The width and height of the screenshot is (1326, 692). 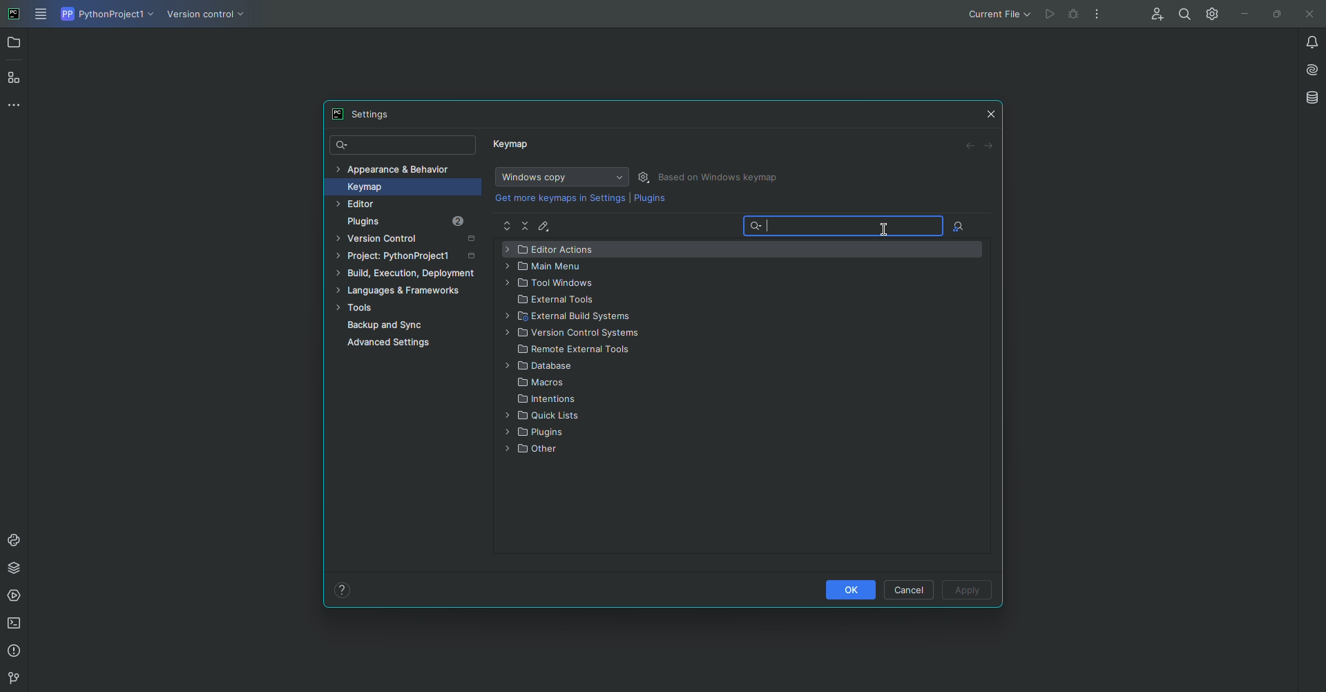 I want to click on Restore, so click(x=1274, y=13).